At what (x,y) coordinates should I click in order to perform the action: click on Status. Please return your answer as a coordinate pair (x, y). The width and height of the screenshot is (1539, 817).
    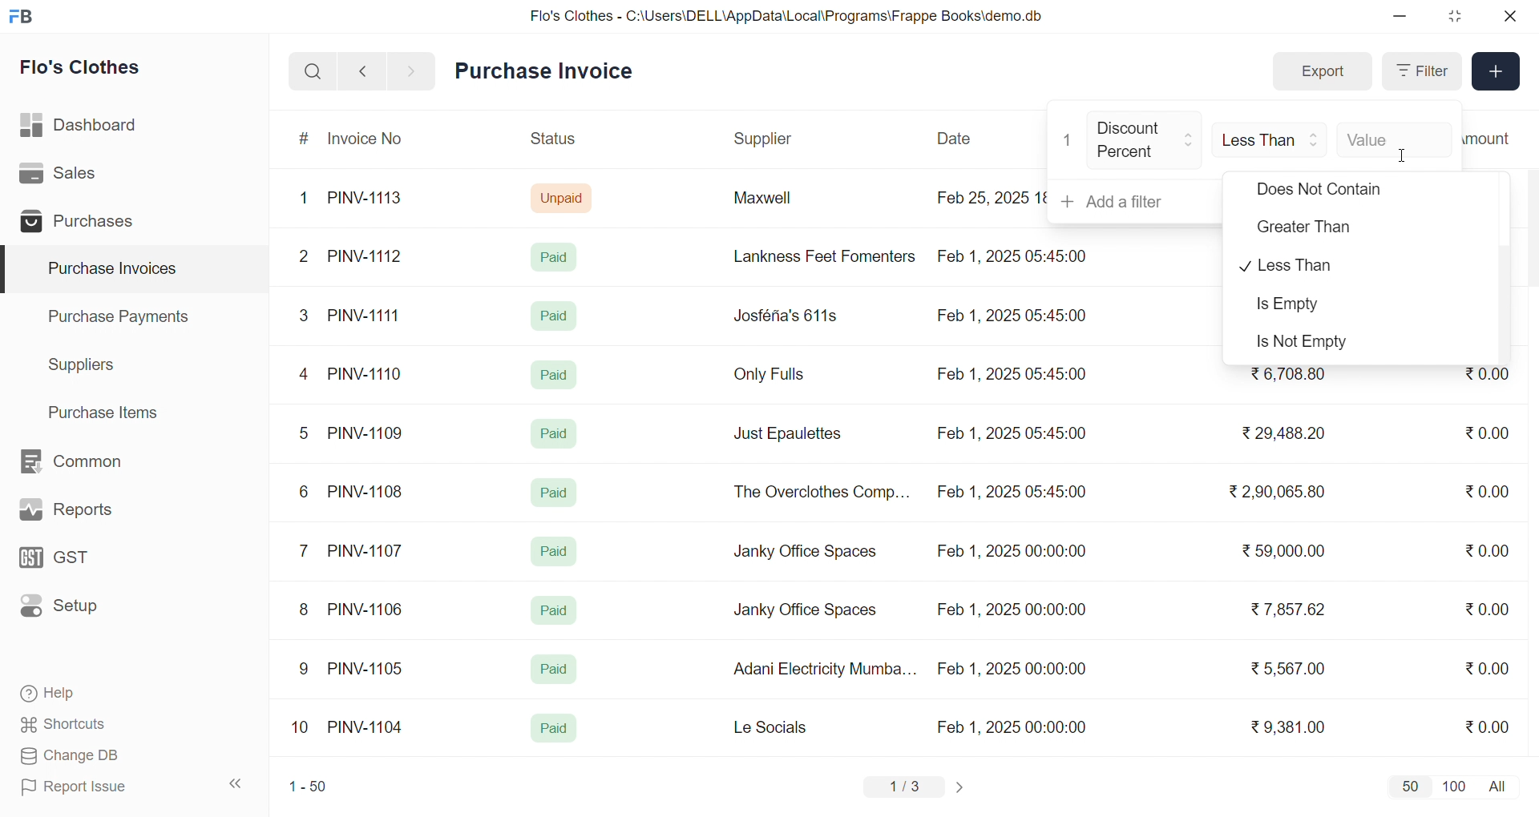
    Looking at the image, I should click on (551, 141).